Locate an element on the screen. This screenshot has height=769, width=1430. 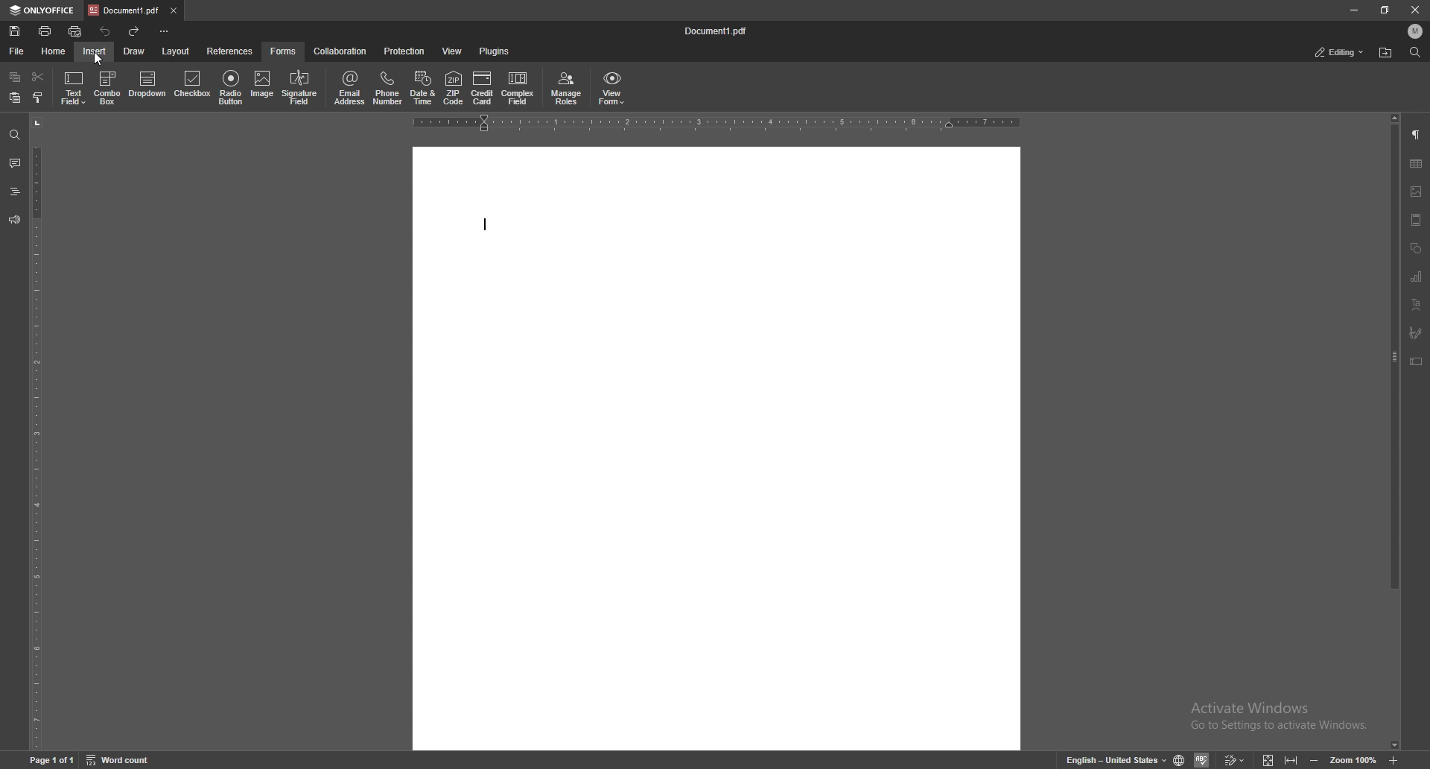
view is located at coordinates (1416, 220).